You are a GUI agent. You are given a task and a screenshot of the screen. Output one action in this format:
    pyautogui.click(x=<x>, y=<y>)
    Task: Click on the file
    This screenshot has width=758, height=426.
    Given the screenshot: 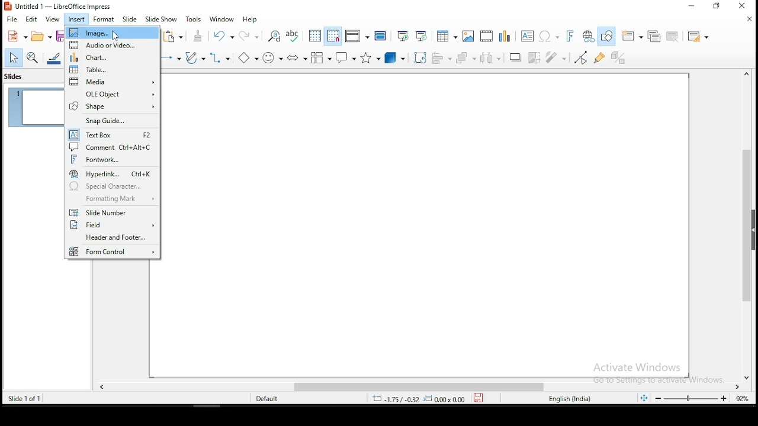 What is the action you would take?
    pyautogui.click(x=12, y=19)
    